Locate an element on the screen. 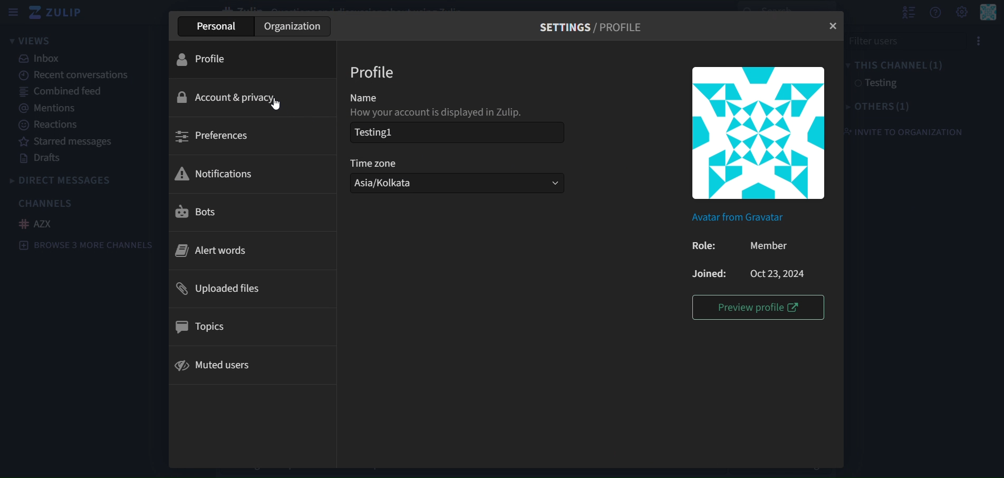 The width and height of the screenshot is (1004, 478). filter users is located at coordinates (894, 40).